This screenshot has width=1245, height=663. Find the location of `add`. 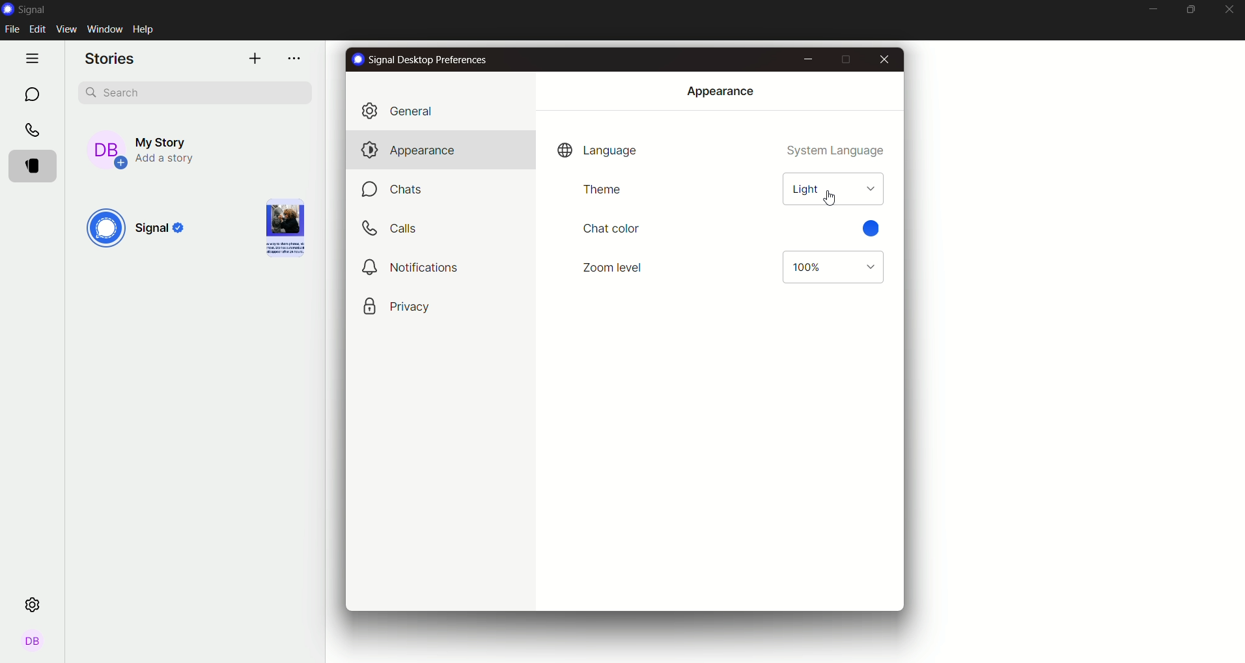

add is located at coordinates (254, 58).